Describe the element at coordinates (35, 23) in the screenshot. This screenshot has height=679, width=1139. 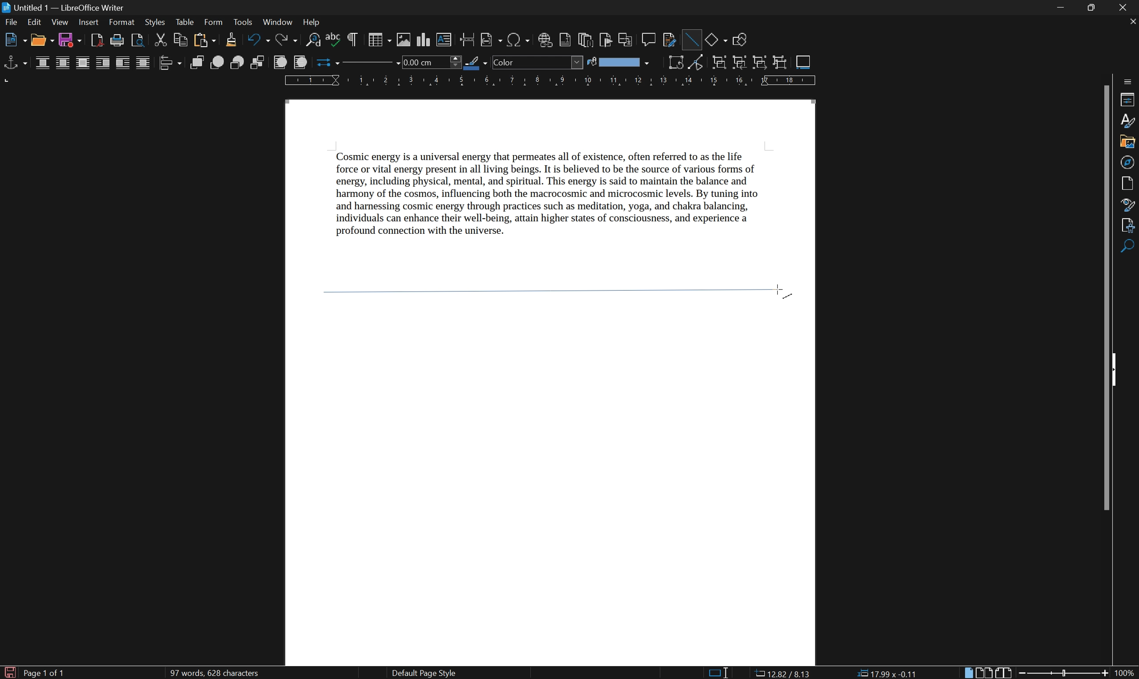
I see `edit` at that location.